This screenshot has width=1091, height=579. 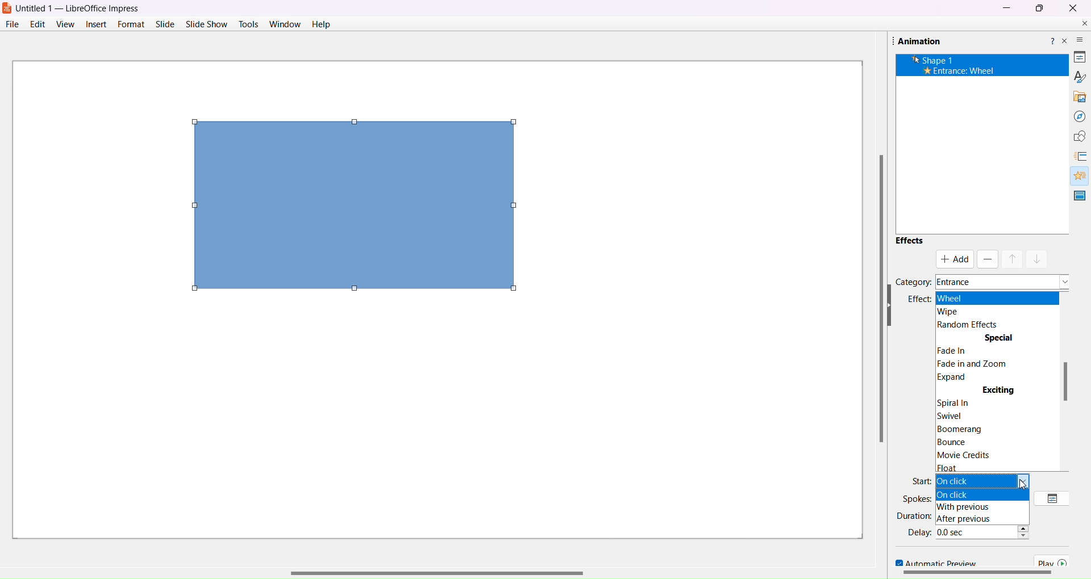 I want to click on Automatic Preview, so click(x=932, y=563).